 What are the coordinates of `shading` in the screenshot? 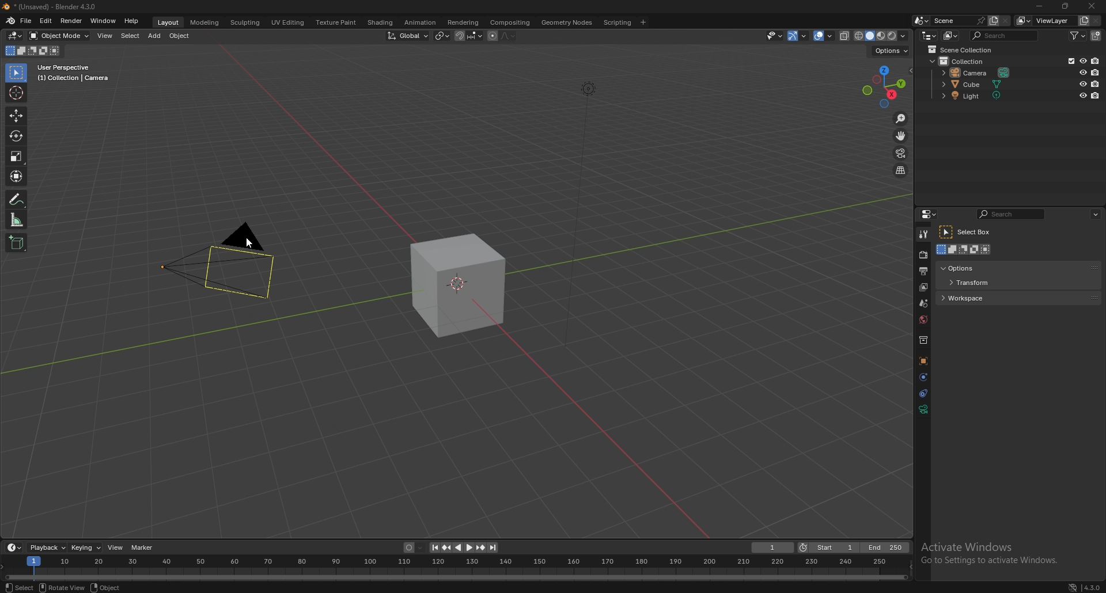 It's located at (380, 22).